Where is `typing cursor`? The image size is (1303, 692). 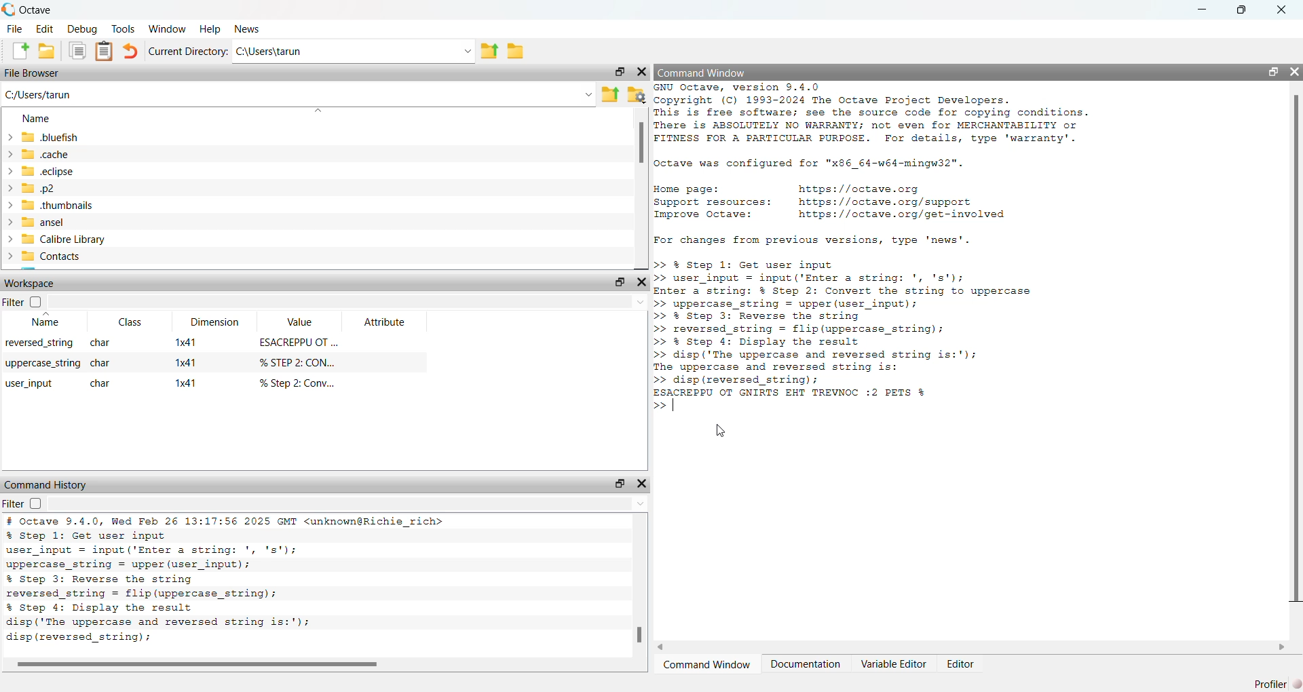
typing cursor is located at coordinates (679, 406).